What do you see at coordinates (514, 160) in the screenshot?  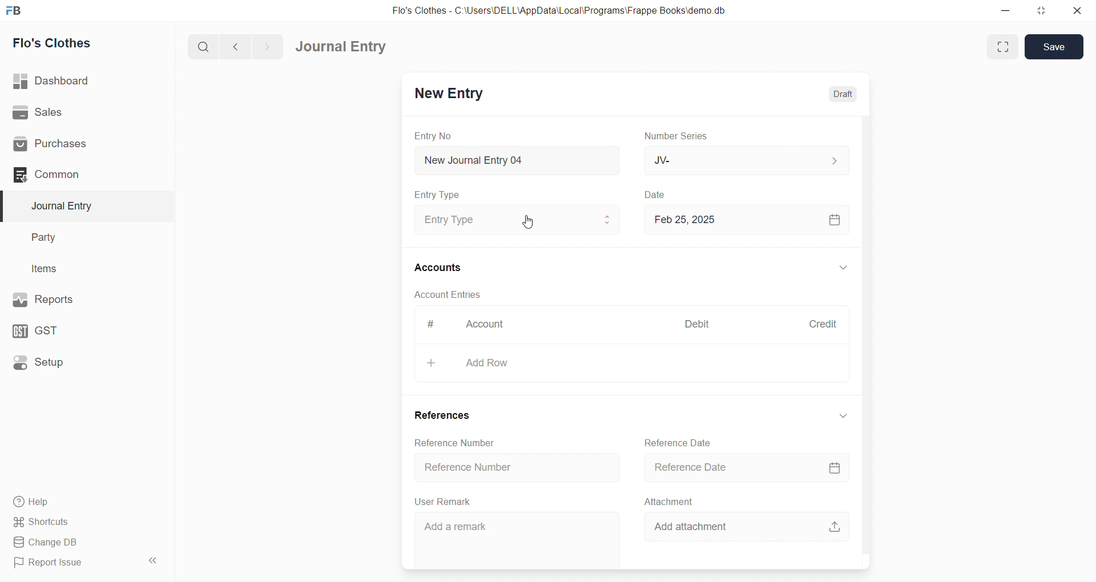 I see `New Journal Entry 04` at bounding box center [514, 160].